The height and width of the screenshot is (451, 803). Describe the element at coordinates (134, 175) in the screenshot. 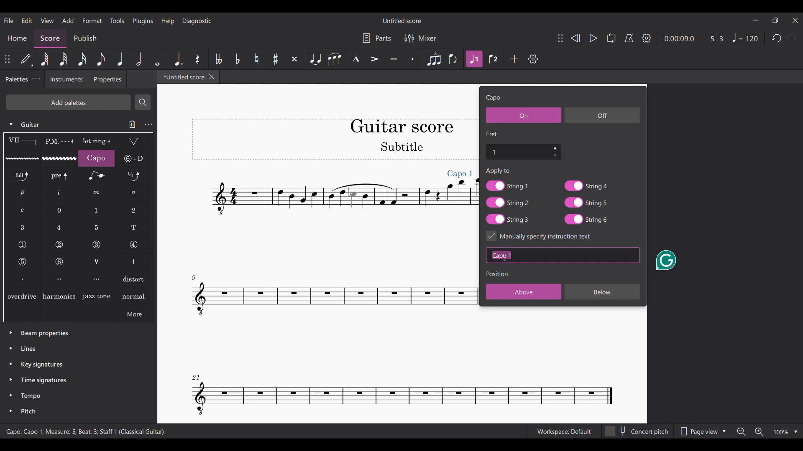

I see `Slight bend` at that location.